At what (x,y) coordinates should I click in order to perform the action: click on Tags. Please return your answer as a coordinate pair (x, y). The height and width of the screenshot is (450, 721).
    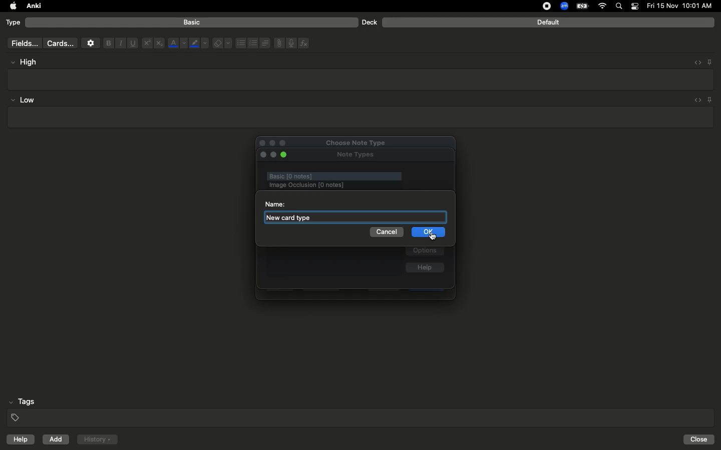
    Looking at the image, I should click on (362, 410).